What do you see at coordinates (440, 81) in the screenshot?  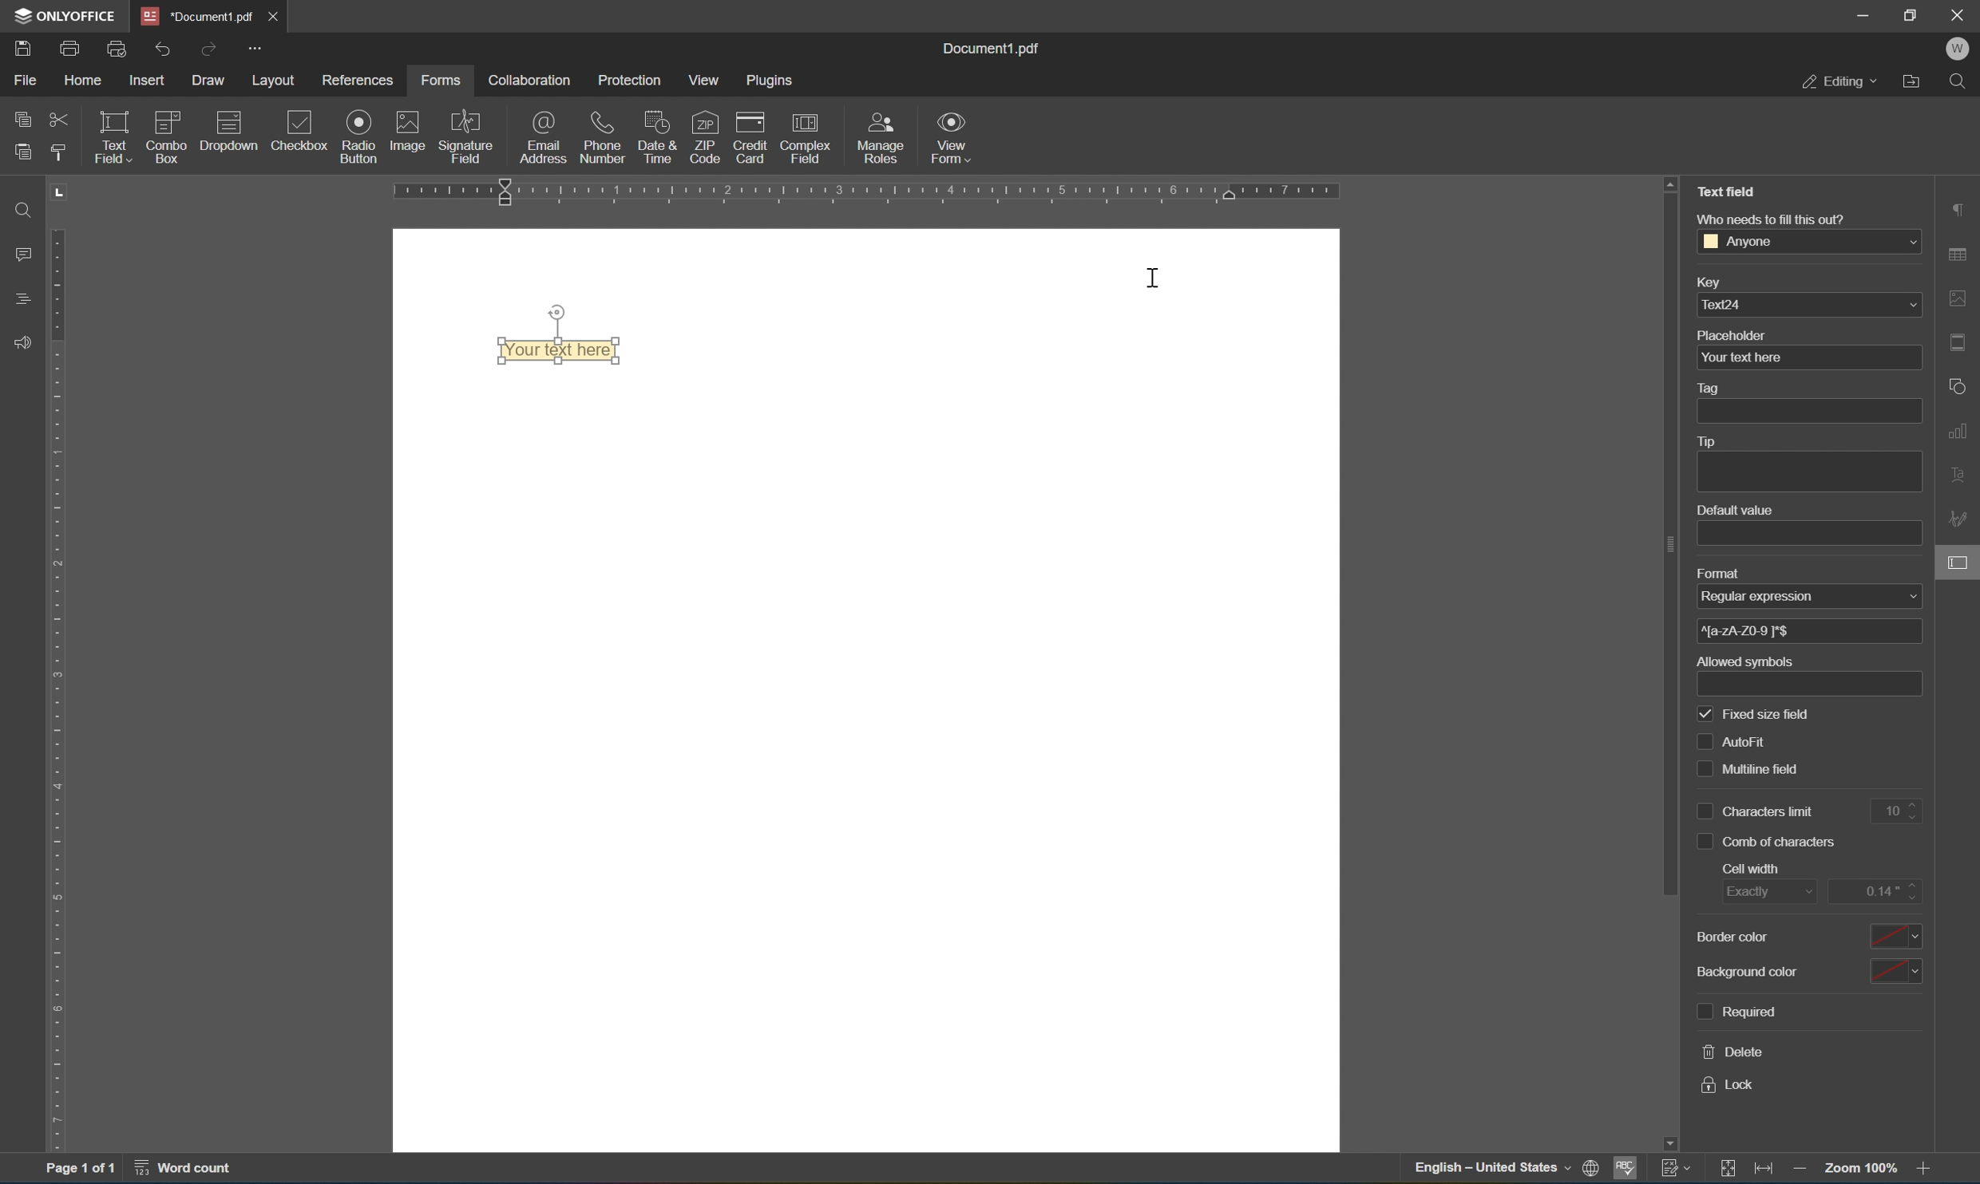 I see `forms` at bounding box center [440, 81].